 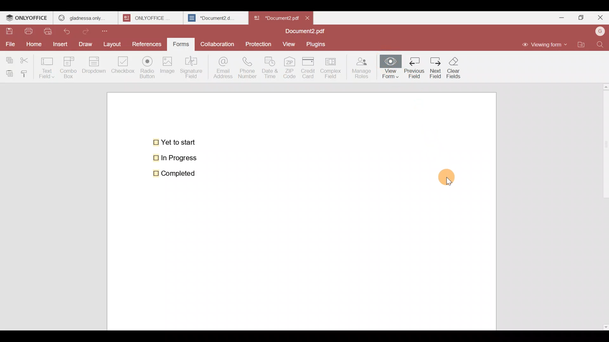 I want to click on View form, so click(x=390, y=68).